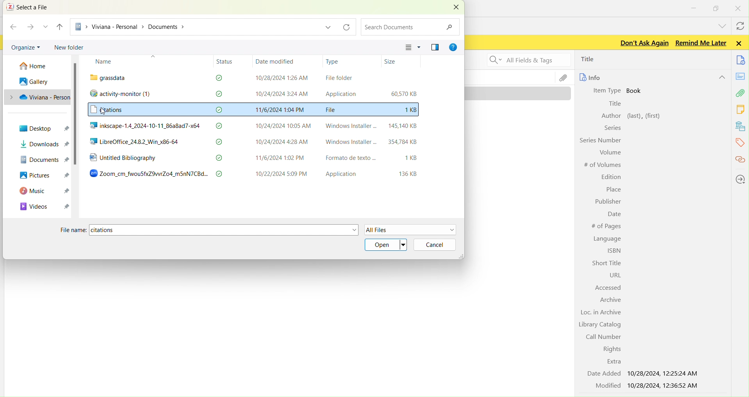 The width and height of the screenshot is (749, 397). Describe the element at coordinates (527, 60) in the screenshot. I see `Search all fields and tags` at that location.